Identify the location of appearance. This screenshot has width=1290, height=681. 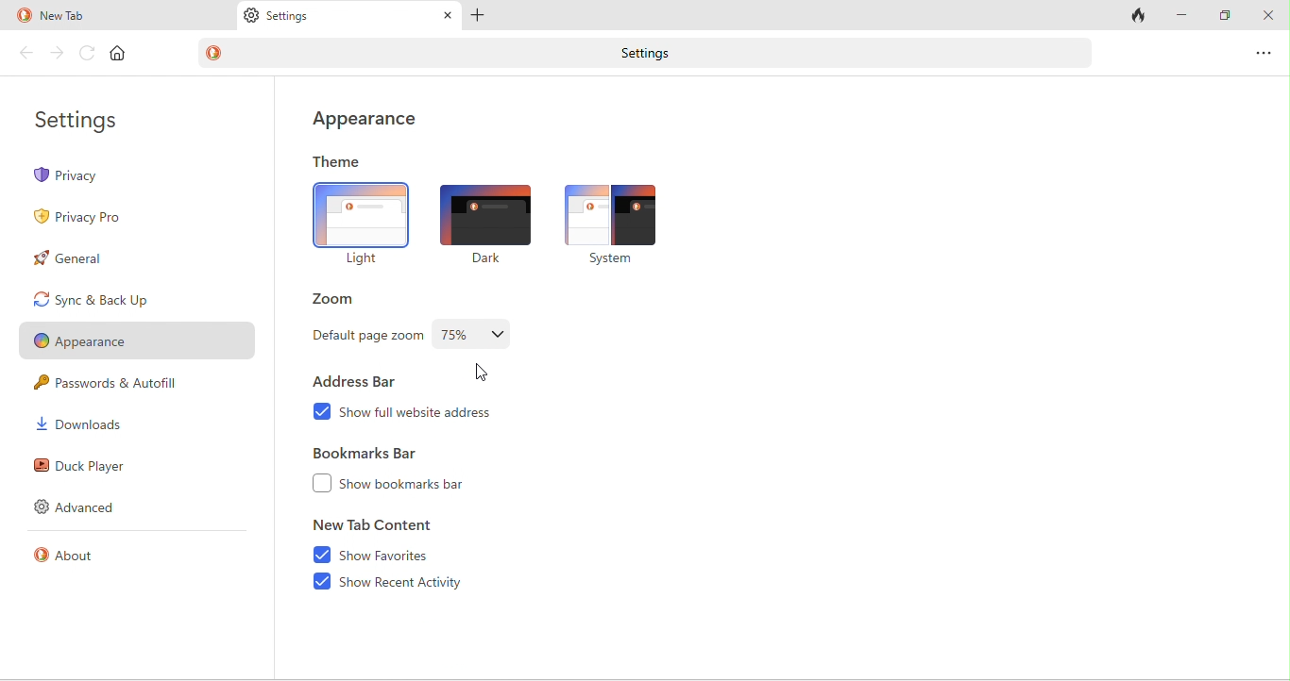
(373, 119).